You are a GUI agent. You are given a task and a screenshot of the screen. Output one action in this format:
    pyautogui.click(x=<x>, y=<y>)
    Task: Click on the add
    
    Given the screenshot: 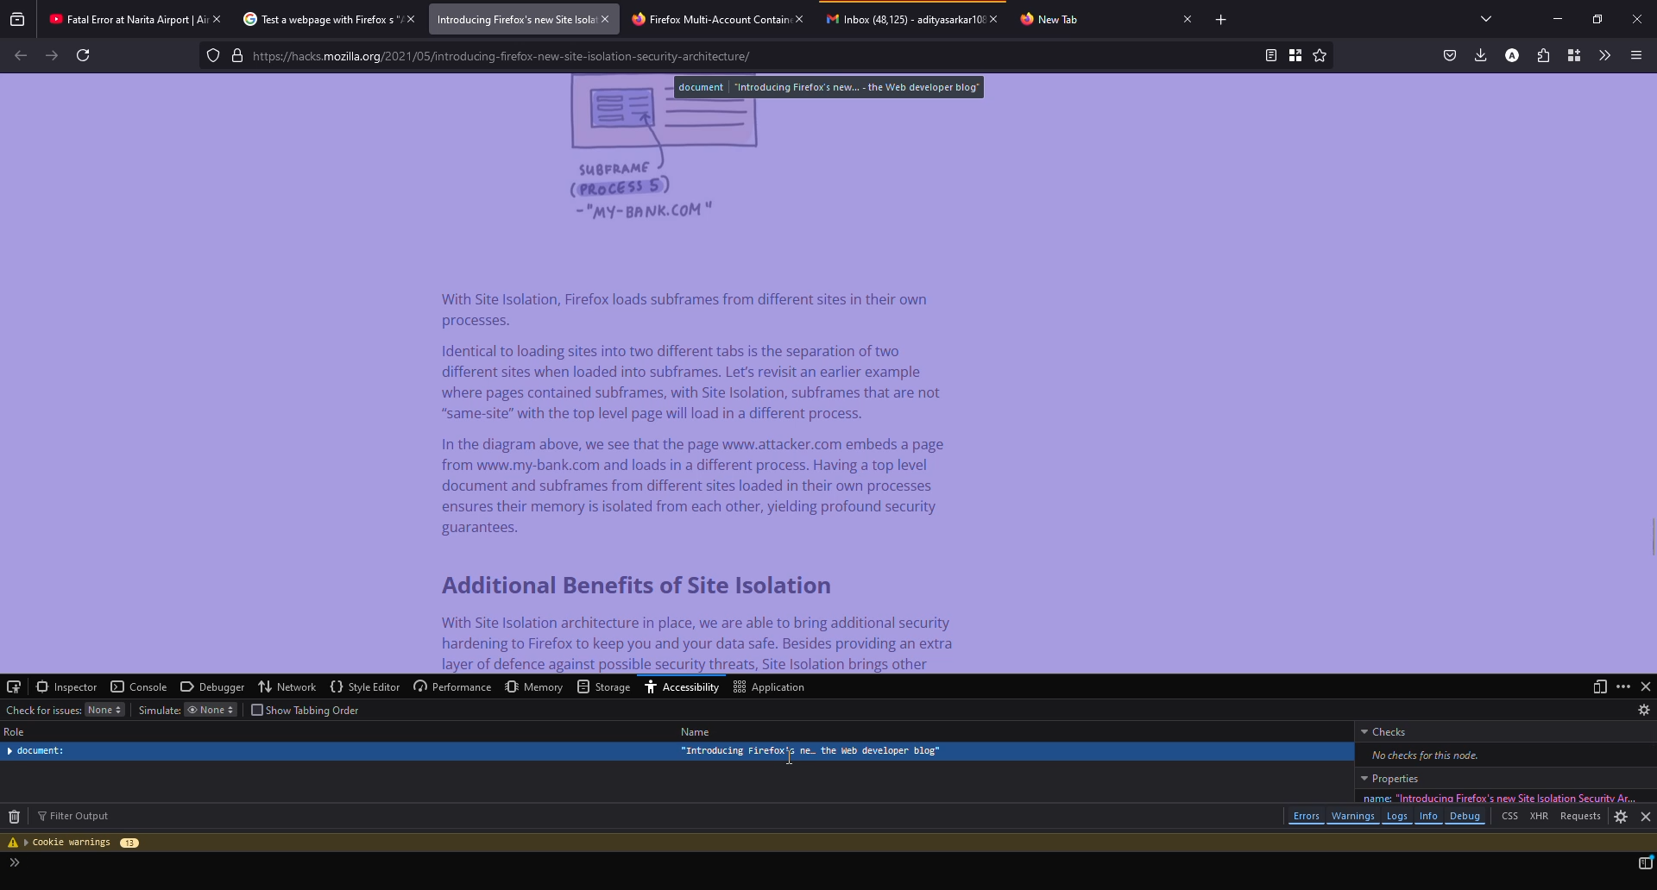 What is the action you would take?
    pyautogui.click(x=1223, y=21)
    